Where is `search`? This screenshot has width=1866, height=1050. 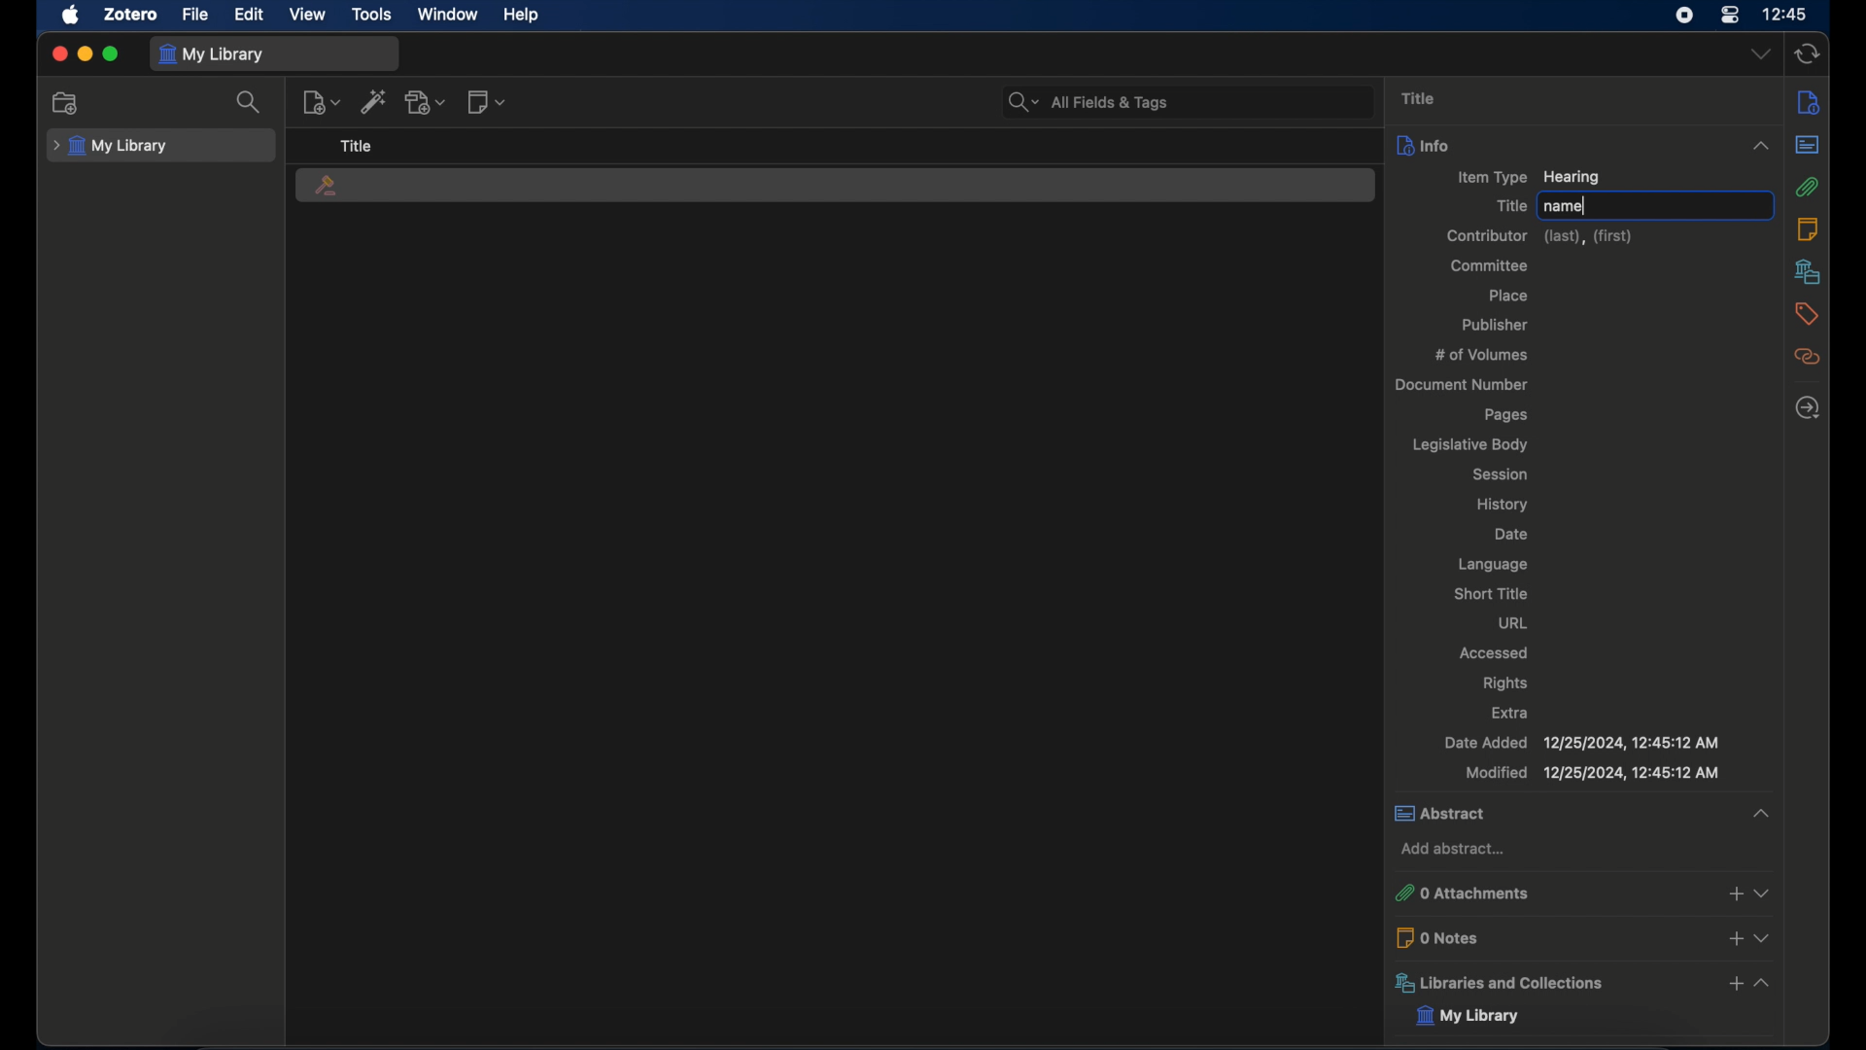
search is located at coordinates (1088, 102).